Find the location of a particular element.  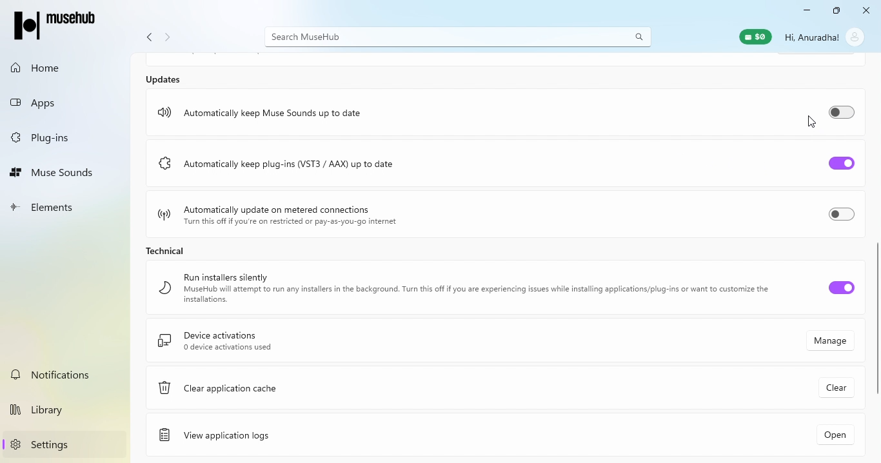

account is located at coordinates (856, 37).